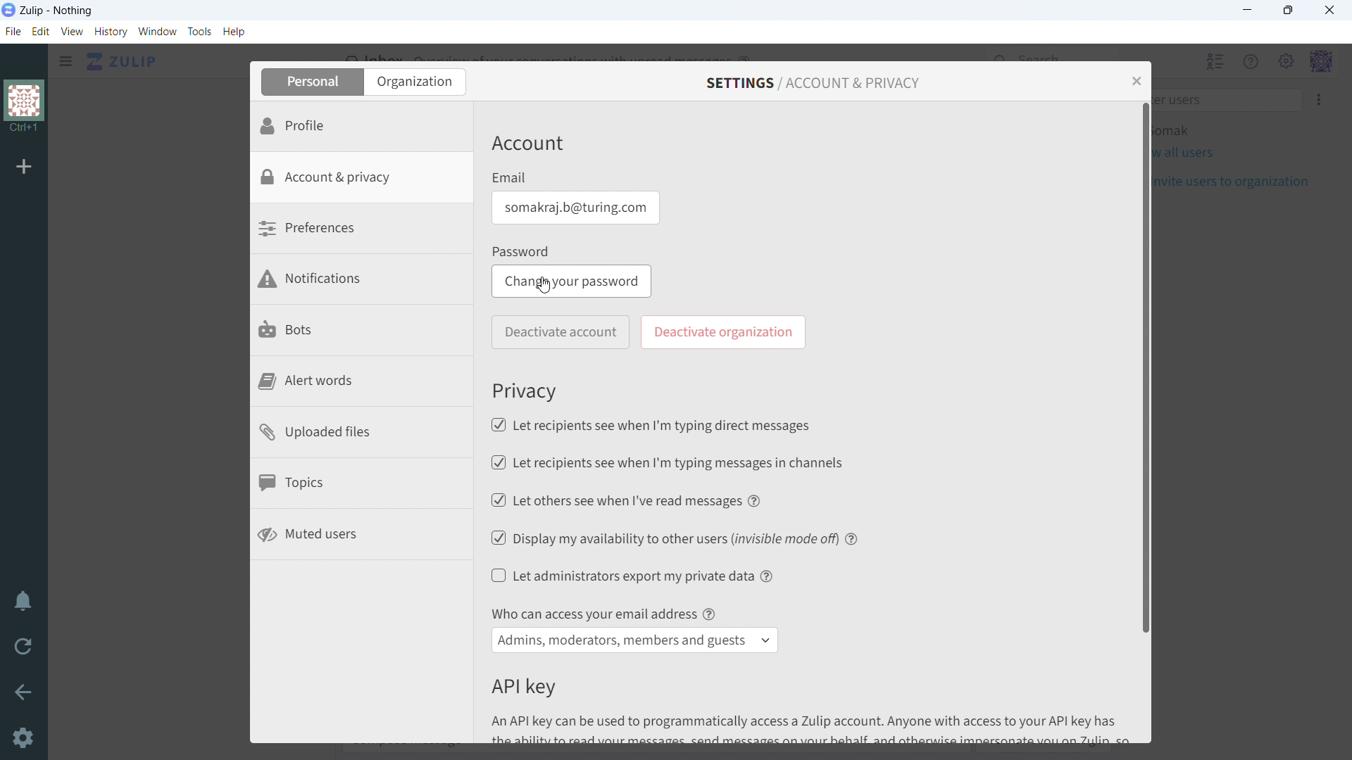  I want to click on Account, so click(528, 145).